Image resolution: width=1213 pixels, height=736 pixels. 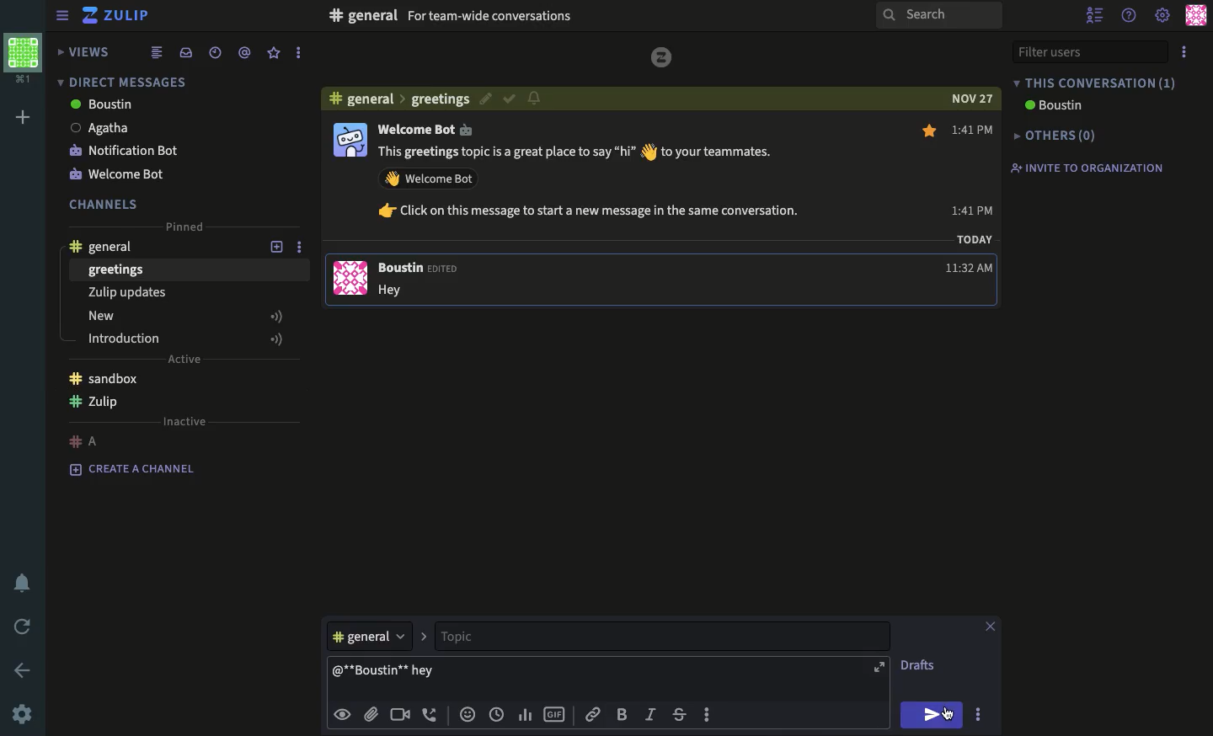 I want to click on introduction, so click(x=187, y=339).